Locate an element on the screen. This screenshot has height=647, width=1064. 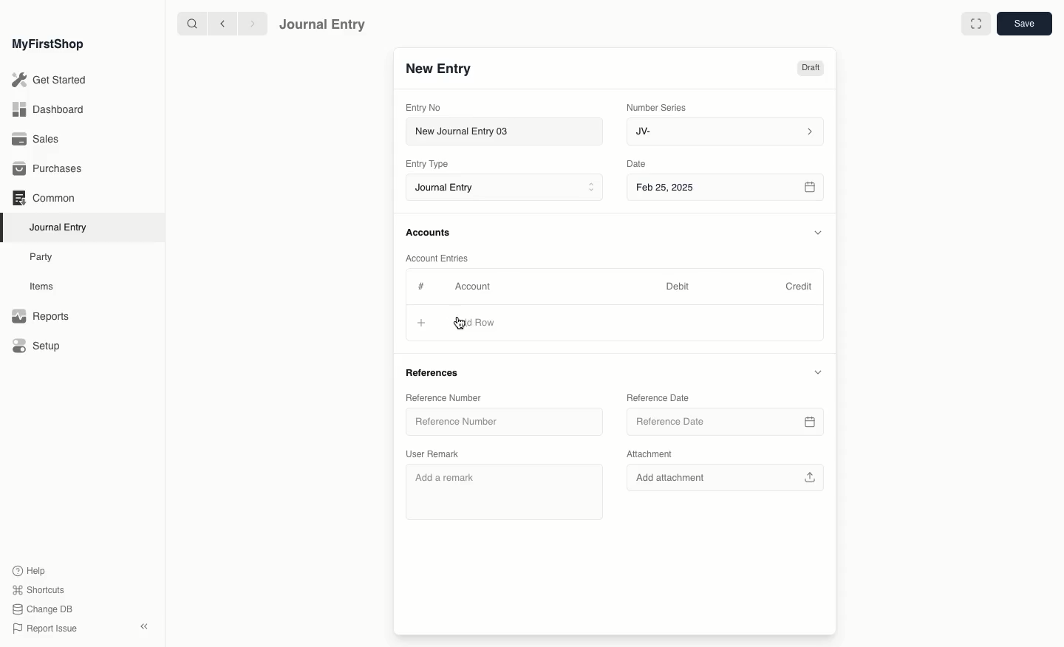
Journal Entry is located at coordinates (508, 188).